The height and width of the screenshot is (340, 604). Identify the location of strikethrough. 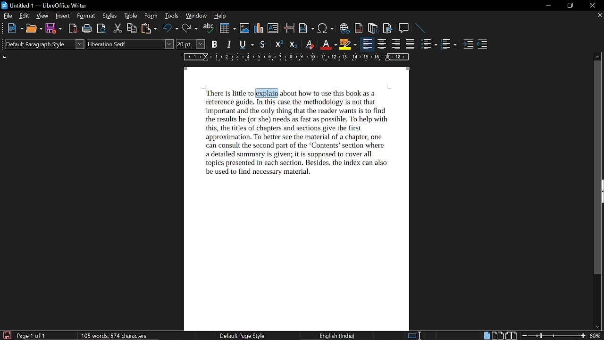
(263, 45).